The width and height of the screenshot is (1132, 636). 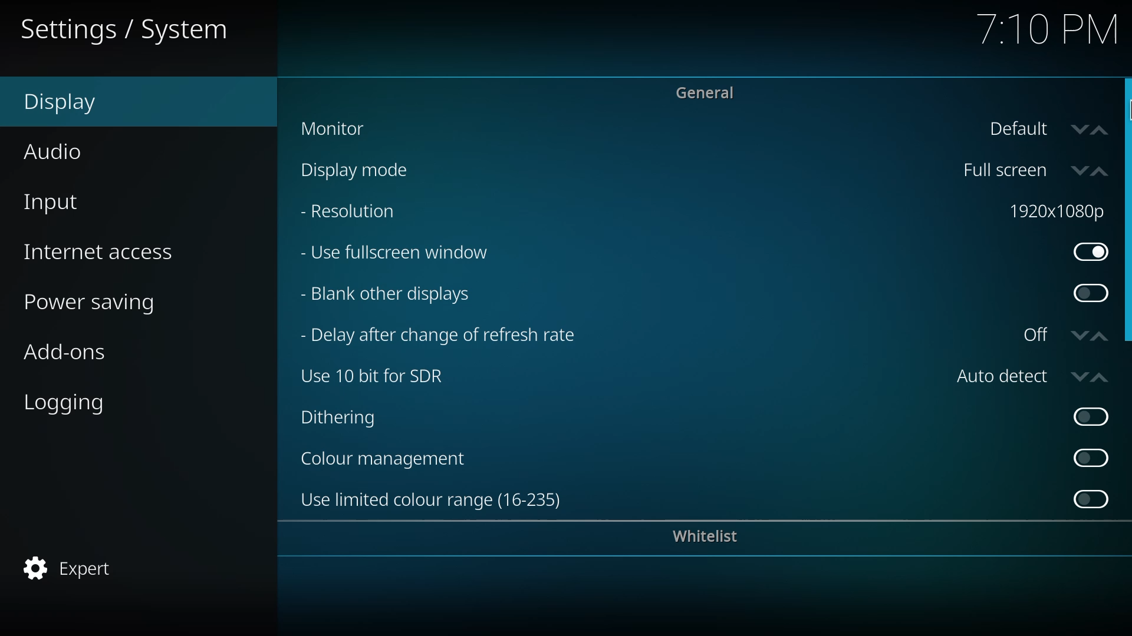 I want to click on system, so click(x=129, y=31).